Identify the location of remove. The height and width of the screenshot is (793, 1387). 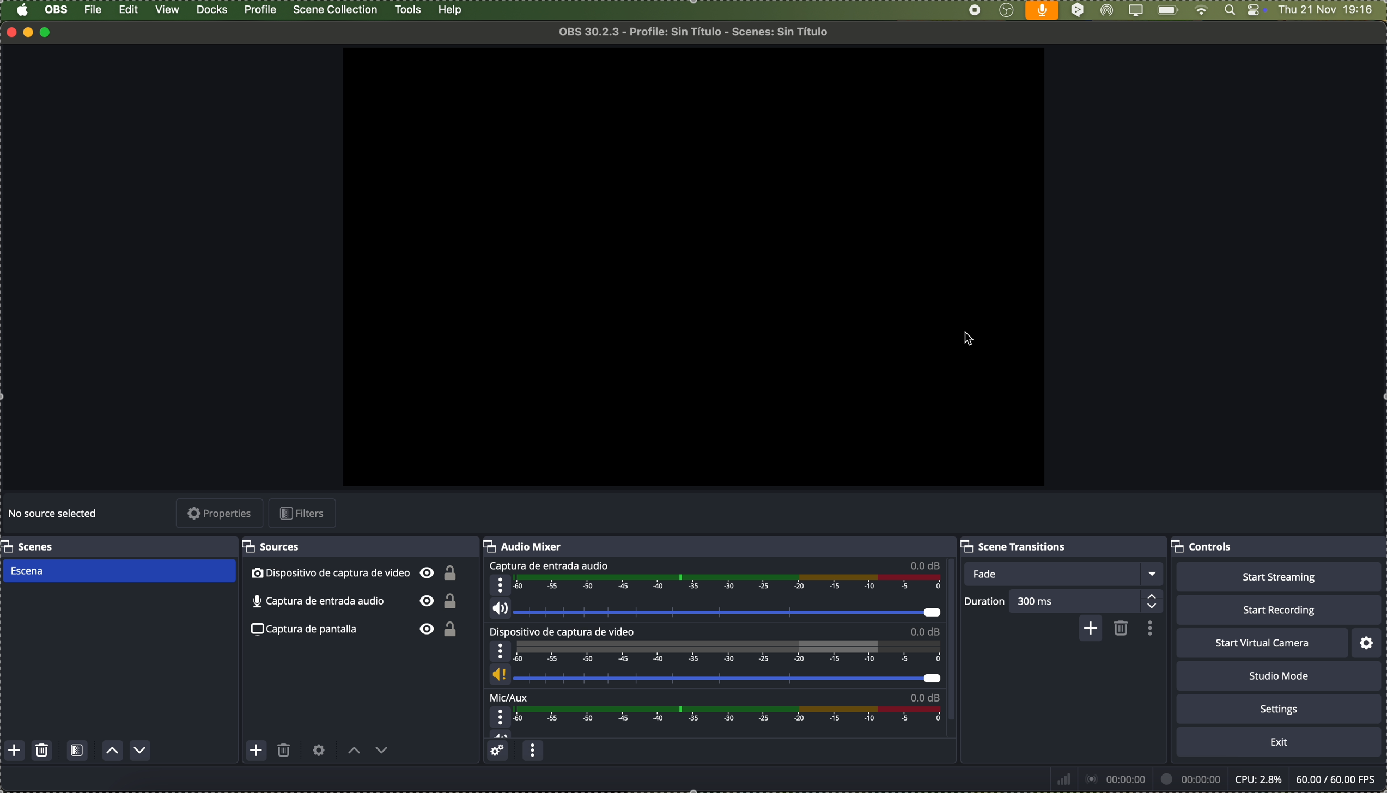
(1122, 629).